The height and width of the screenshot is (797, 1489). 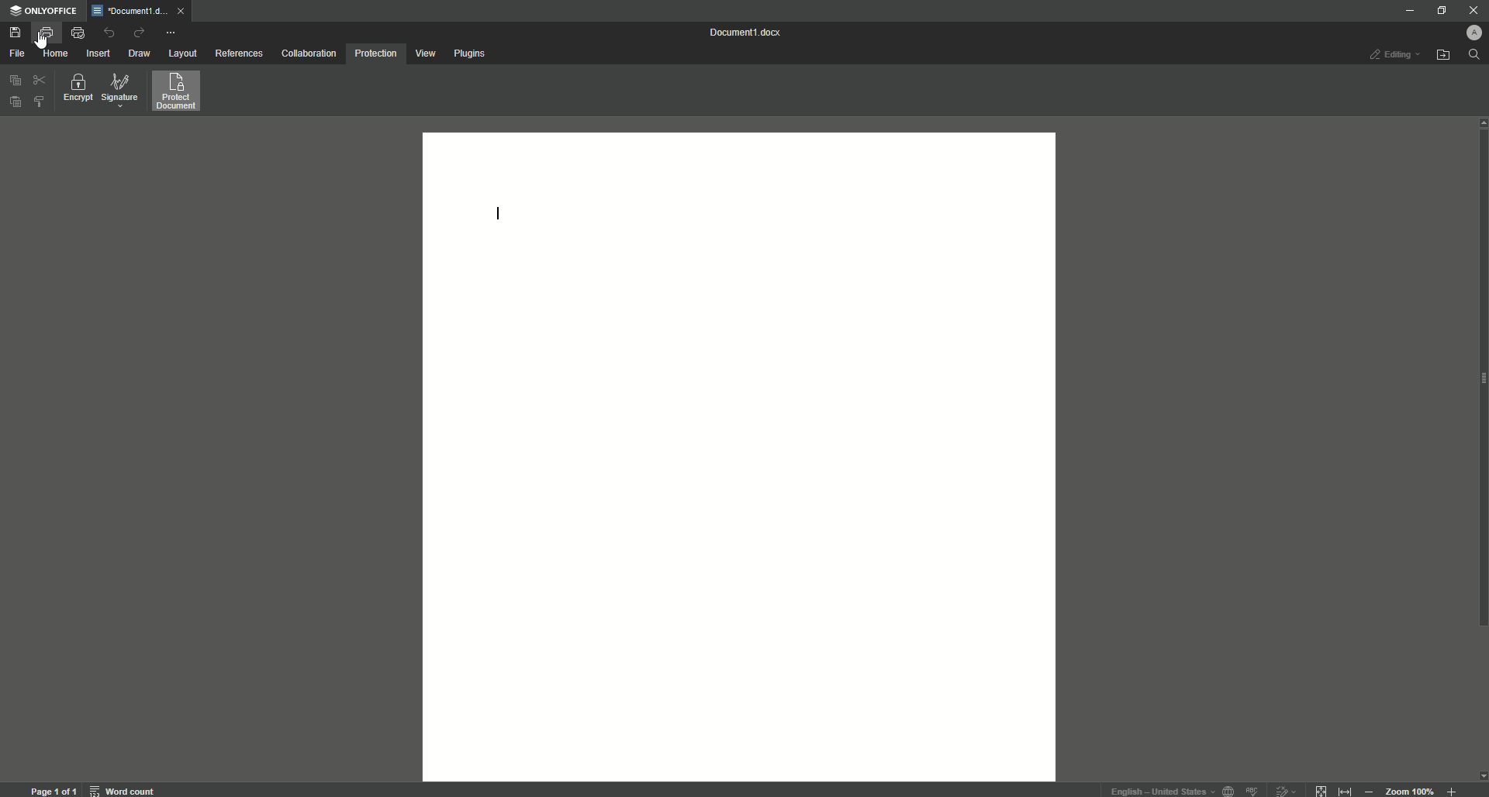 What do you see at coordinates (240, 53) in the screenshot?
I see `References` at bounding box center [240, 53].